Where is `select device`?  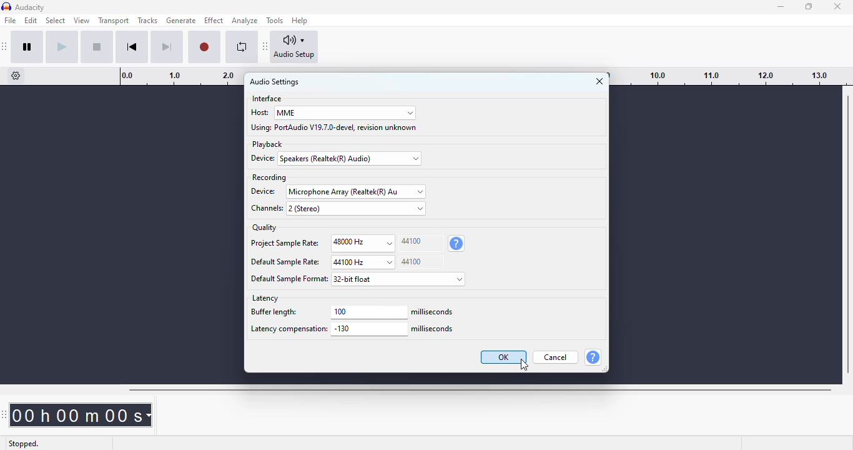
select device is located at coordinates (351, 159).